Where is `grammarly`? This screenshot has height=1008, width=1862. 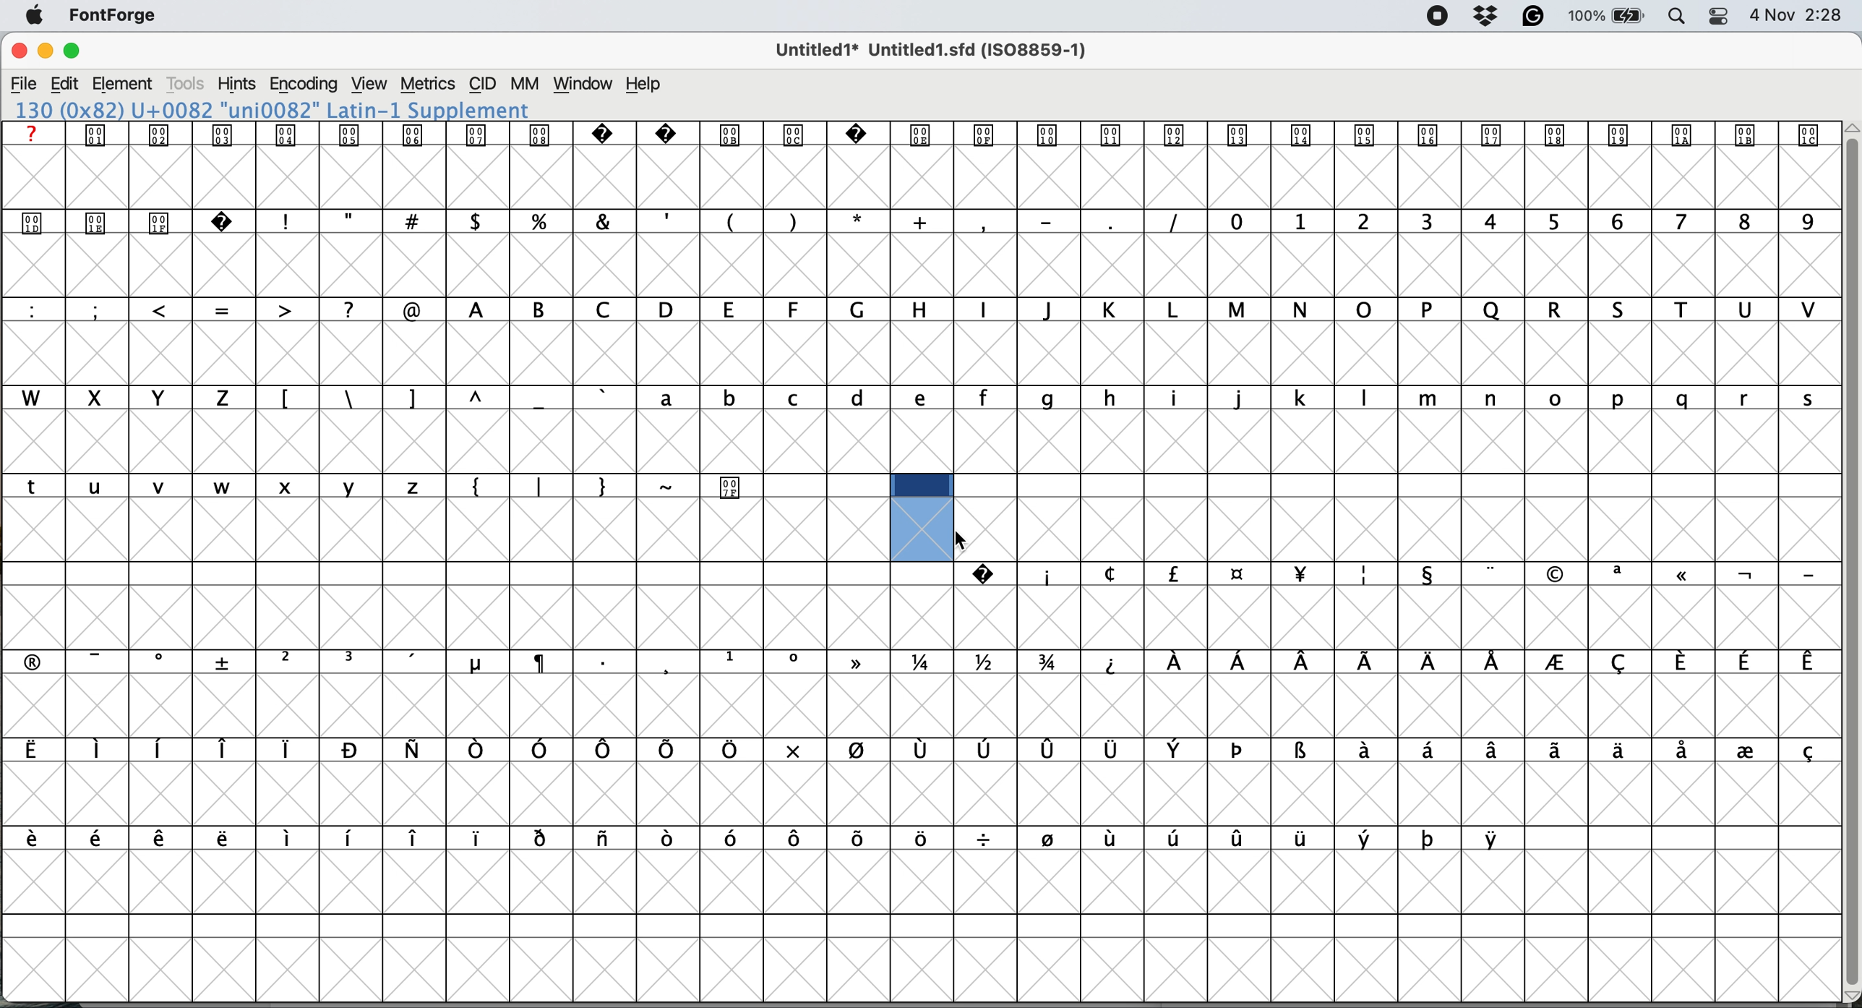
grammarly is located at coordinates (1535, 17).